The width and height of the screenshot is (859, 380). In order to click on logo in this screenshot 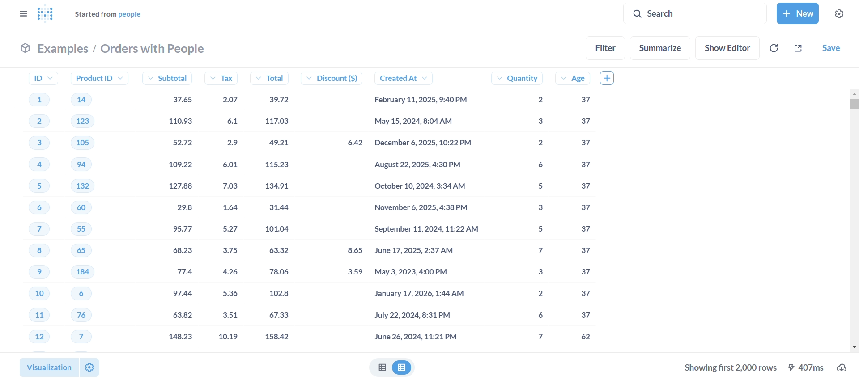, I will do `click(50, 14)`.